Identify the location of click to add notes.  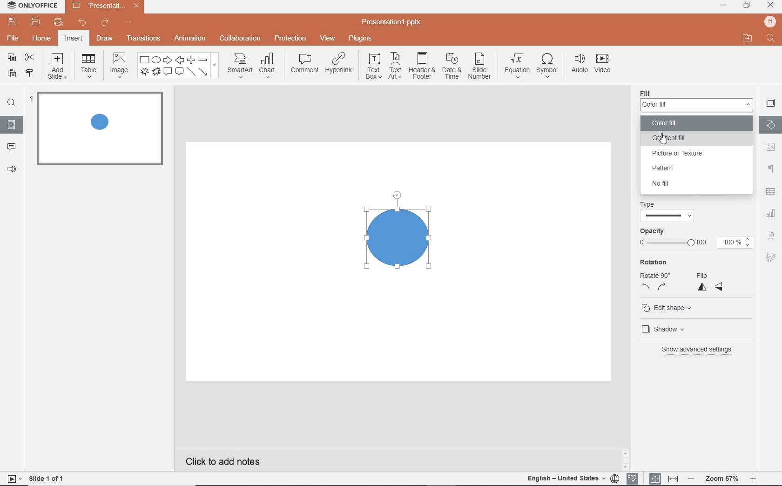
(218, 461).